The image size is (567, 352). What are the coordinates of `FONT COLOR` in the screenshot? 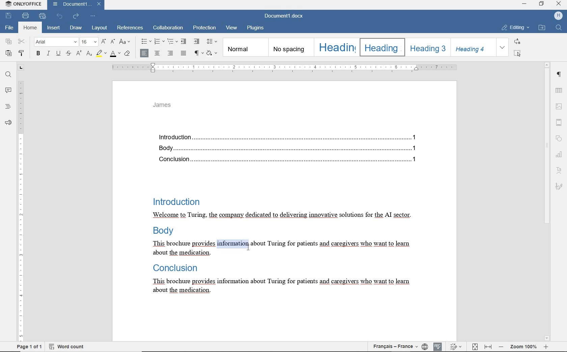 It's located at (115, 55).